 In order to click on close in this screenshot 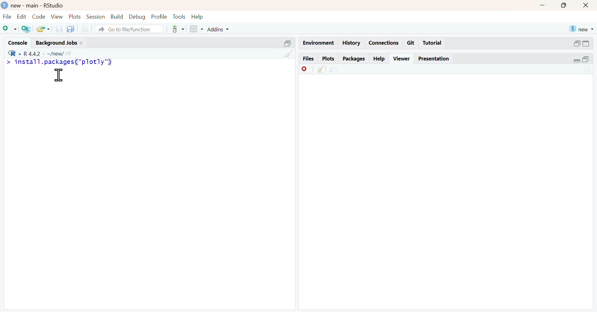, I will do `click(83, 42)`.